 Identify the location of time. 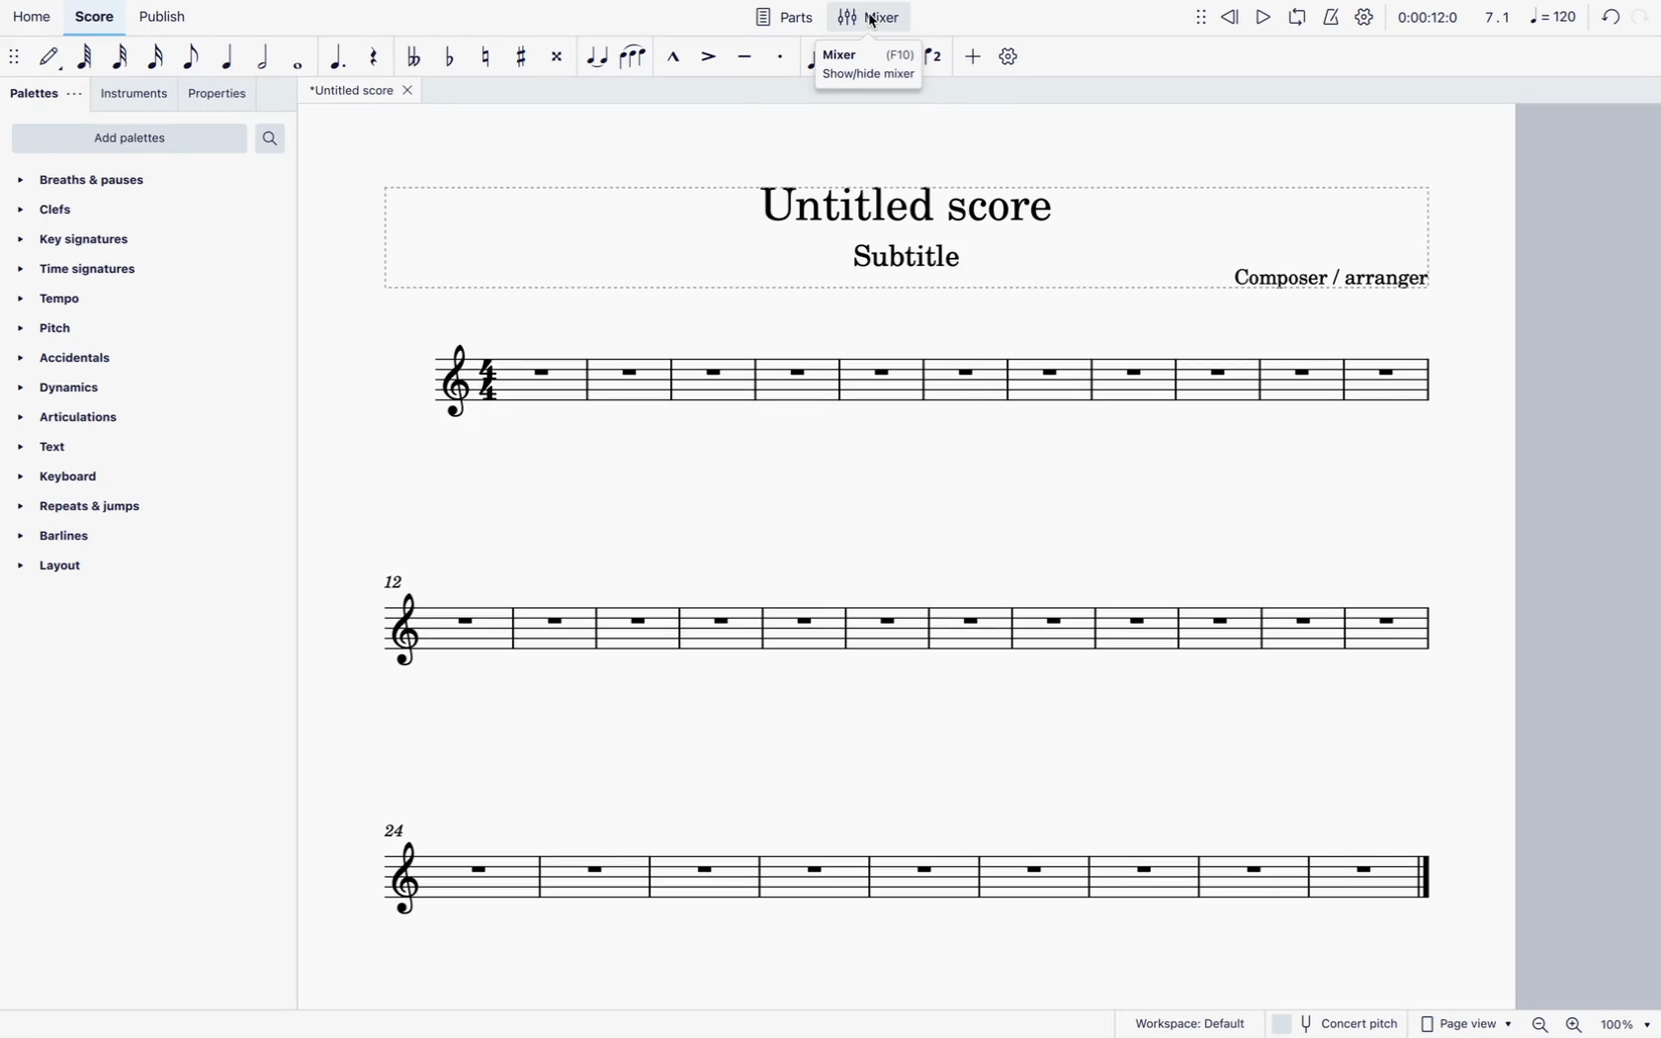
(1428, 19).